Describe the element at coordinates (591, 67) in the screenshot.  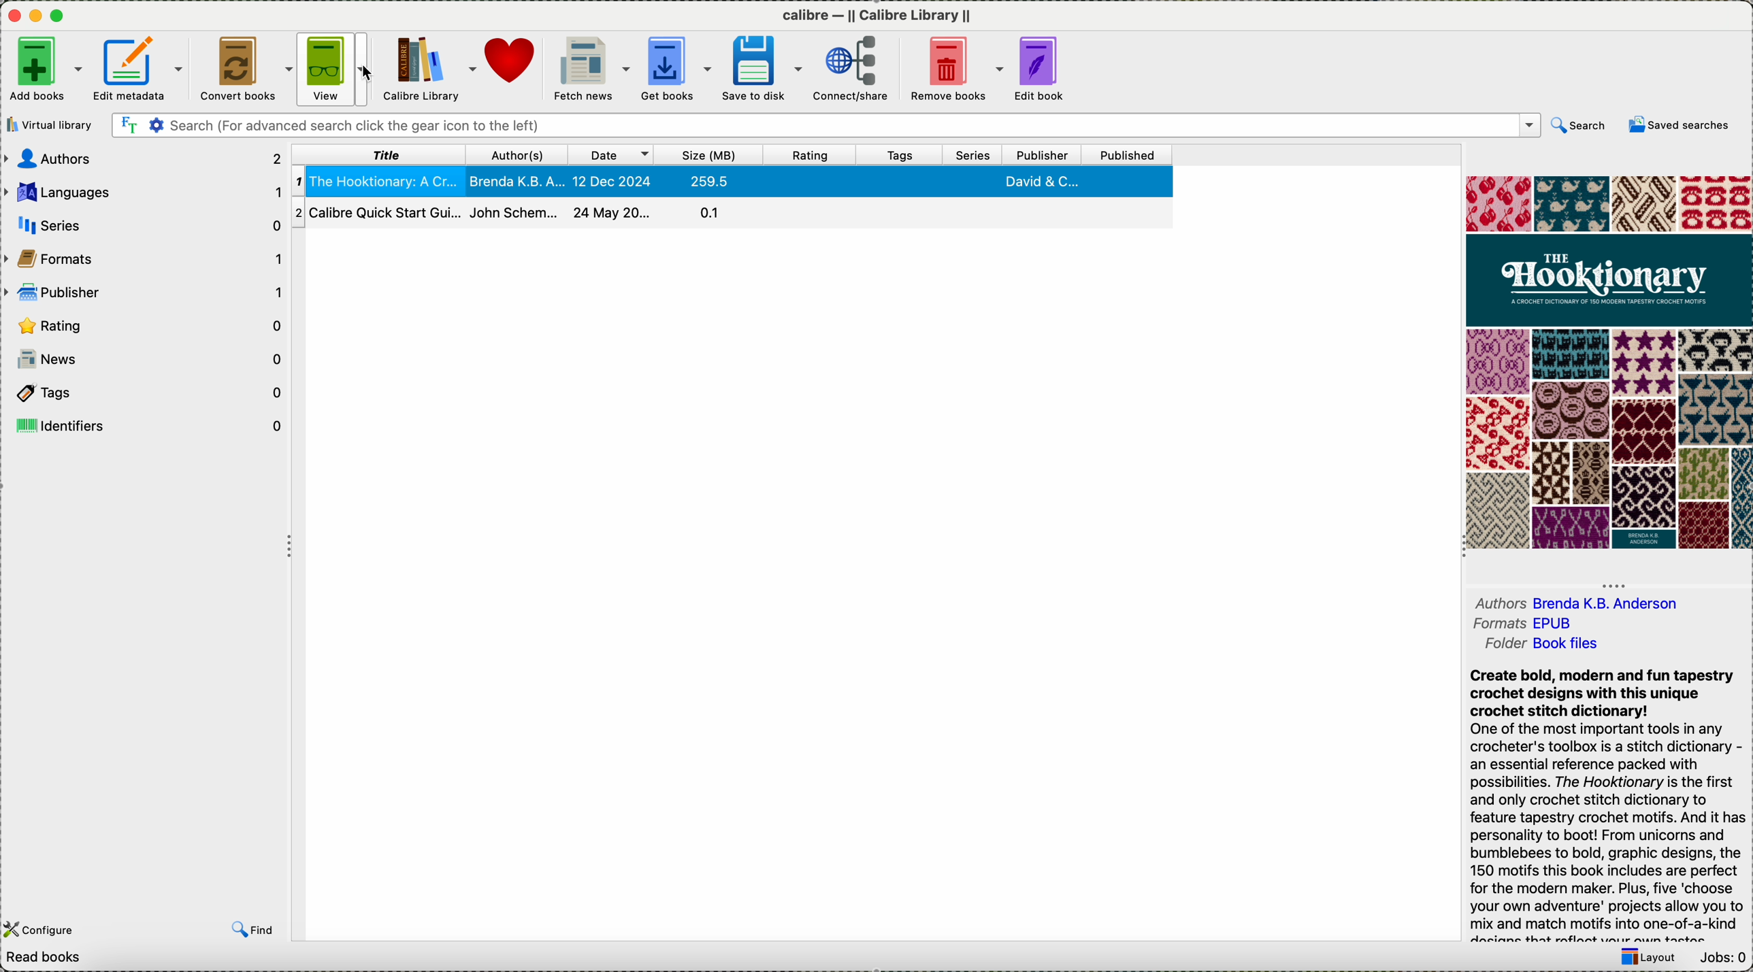
I see `fetch news` at that location.